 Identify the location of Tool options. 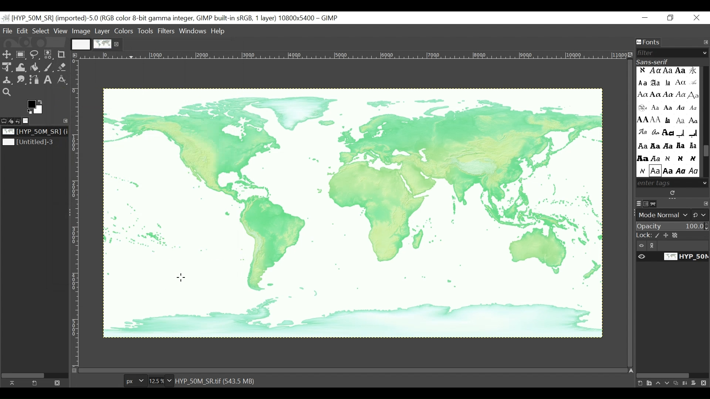
(4, 120).